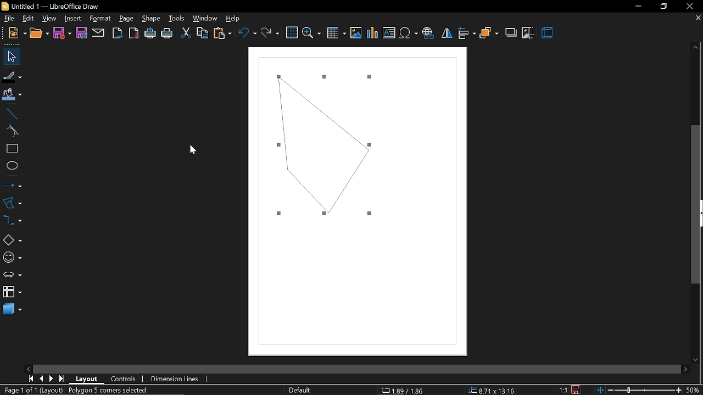 The width and height of the screenshot is (703, 395). What do you see at coordinates (10, 167) in the screenshot?
I see `ellipse` at bounding box center [10, 167].